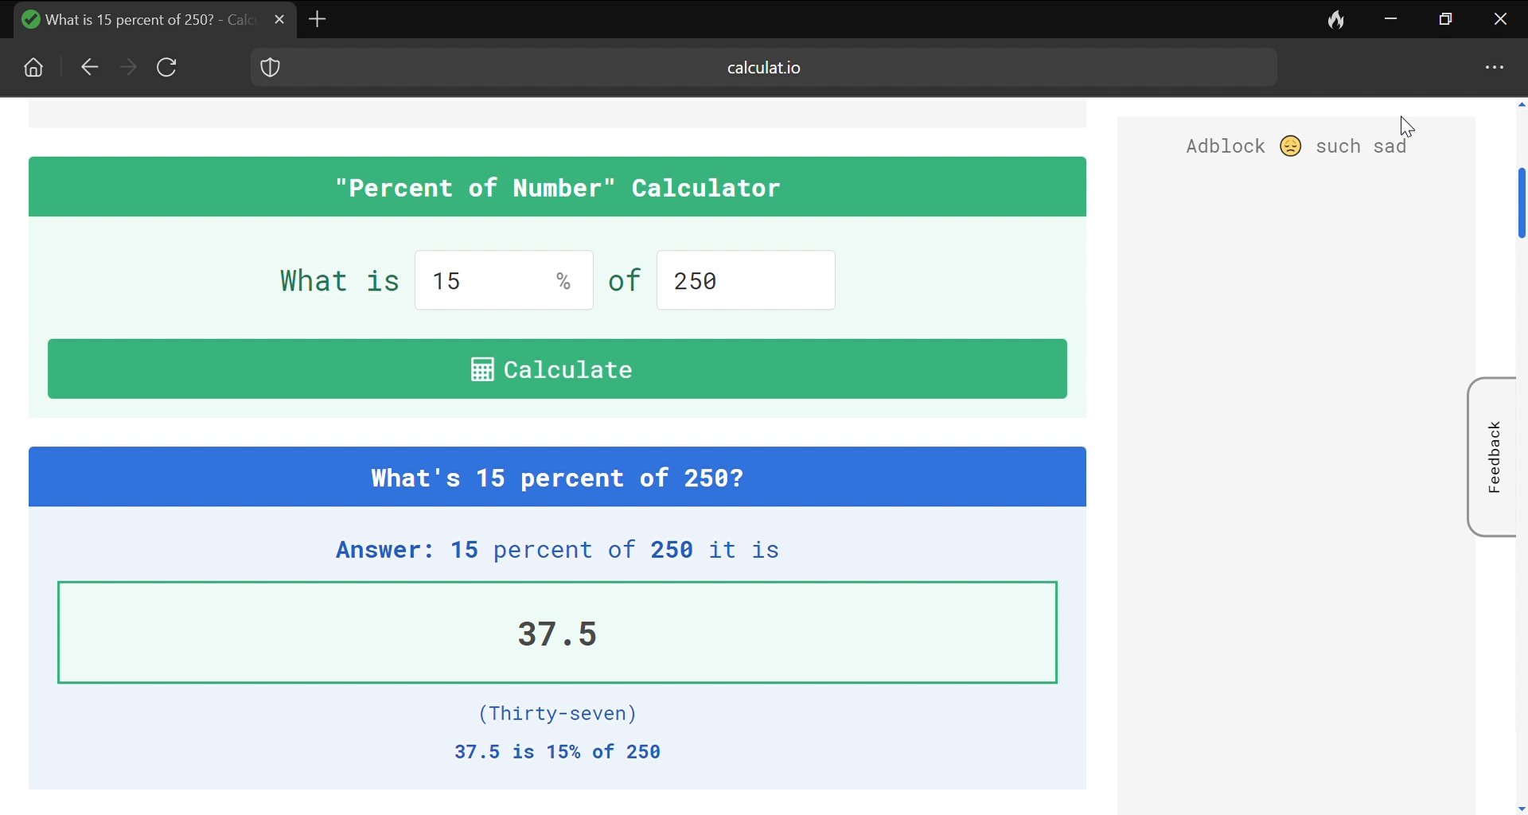  What do you see at coordinates (128, 67) in the screenshot?
I see `Forward` at bounding box center [128, 67].